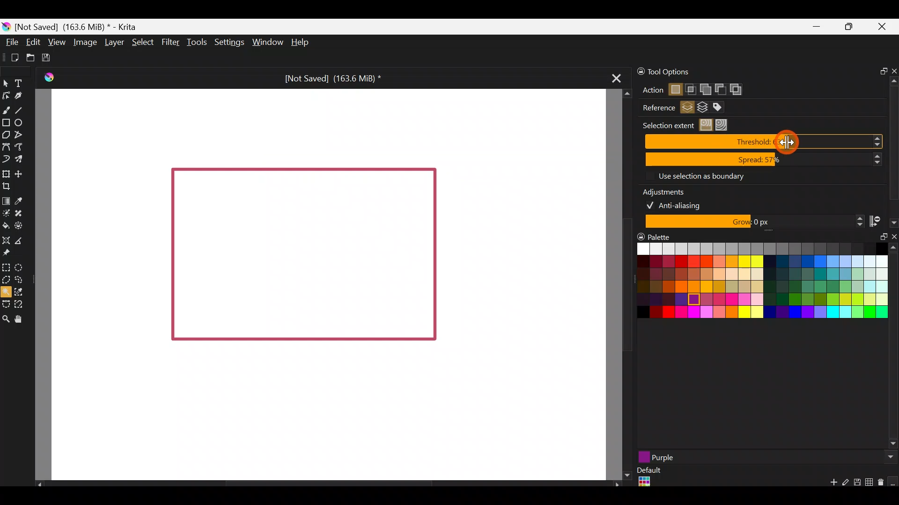 The width and height of the screenshot is (899, 505). Describe the element at coordinates (687, 72) in the screenshot. I see `Tool options` at that location.